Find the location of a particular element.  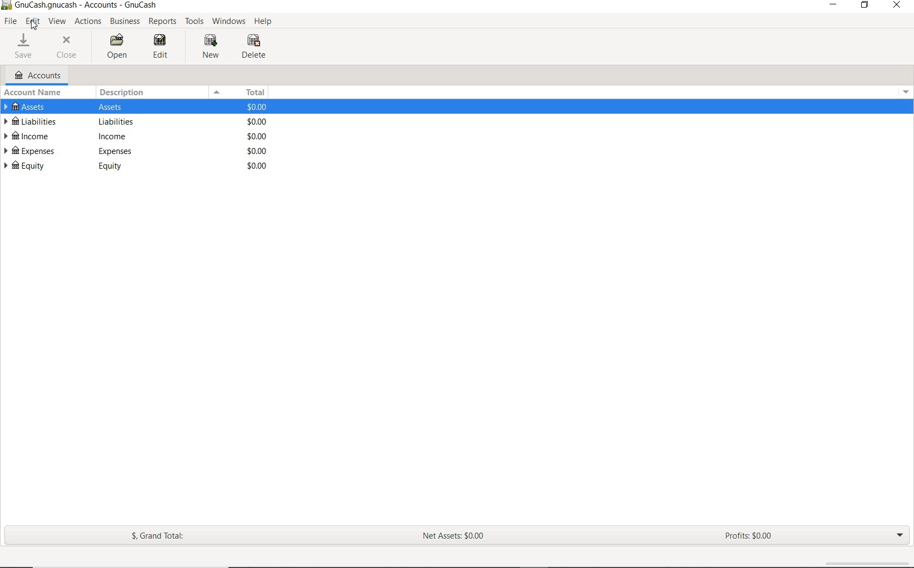

NET ASSETS is located at coordinates (454, 536).